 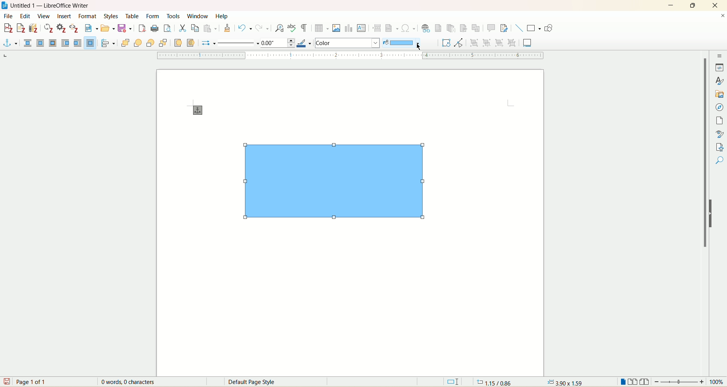 What do you see at coordinates (206, 44) in the screenshot?
I see `start and end arrowheads` at bounding box center [206, 44].